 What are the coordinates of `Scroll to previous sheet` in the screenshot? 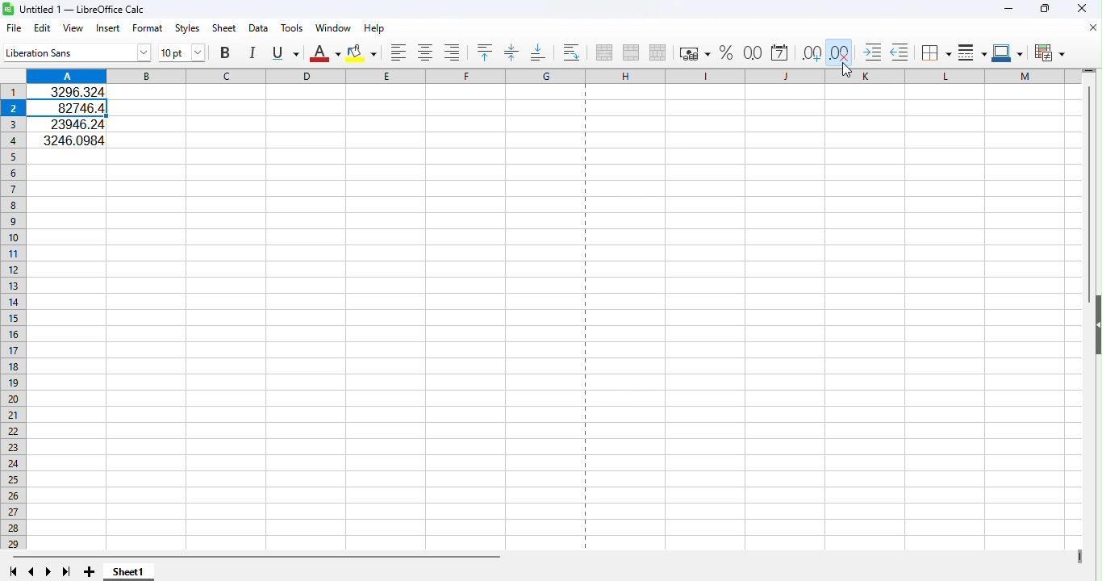 It's located at (31, 572).